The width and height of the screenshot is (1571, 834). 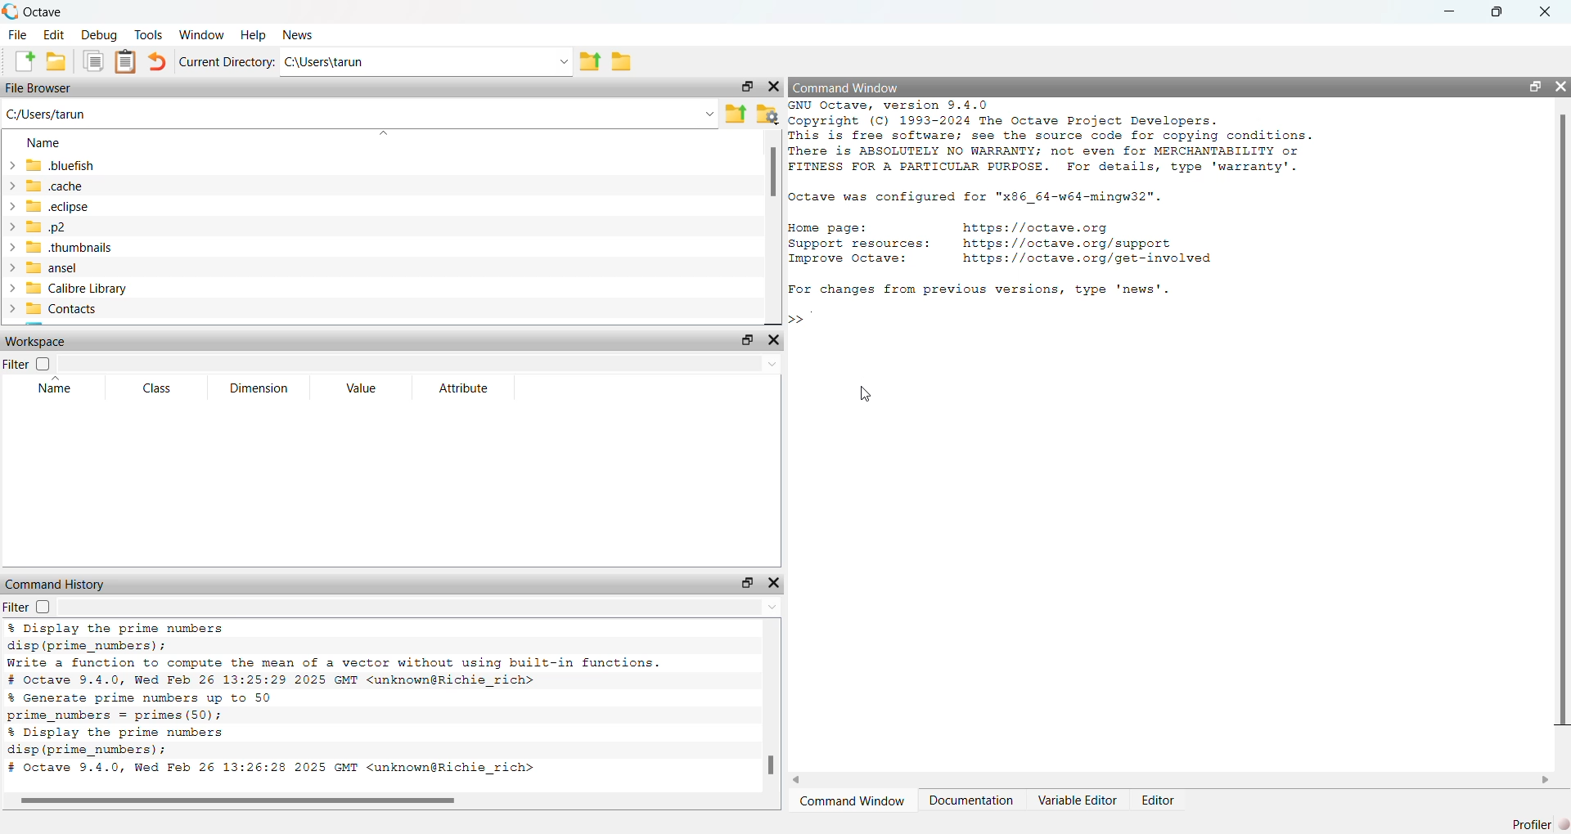 I want to click on Debug, so click(x=100, y=35).